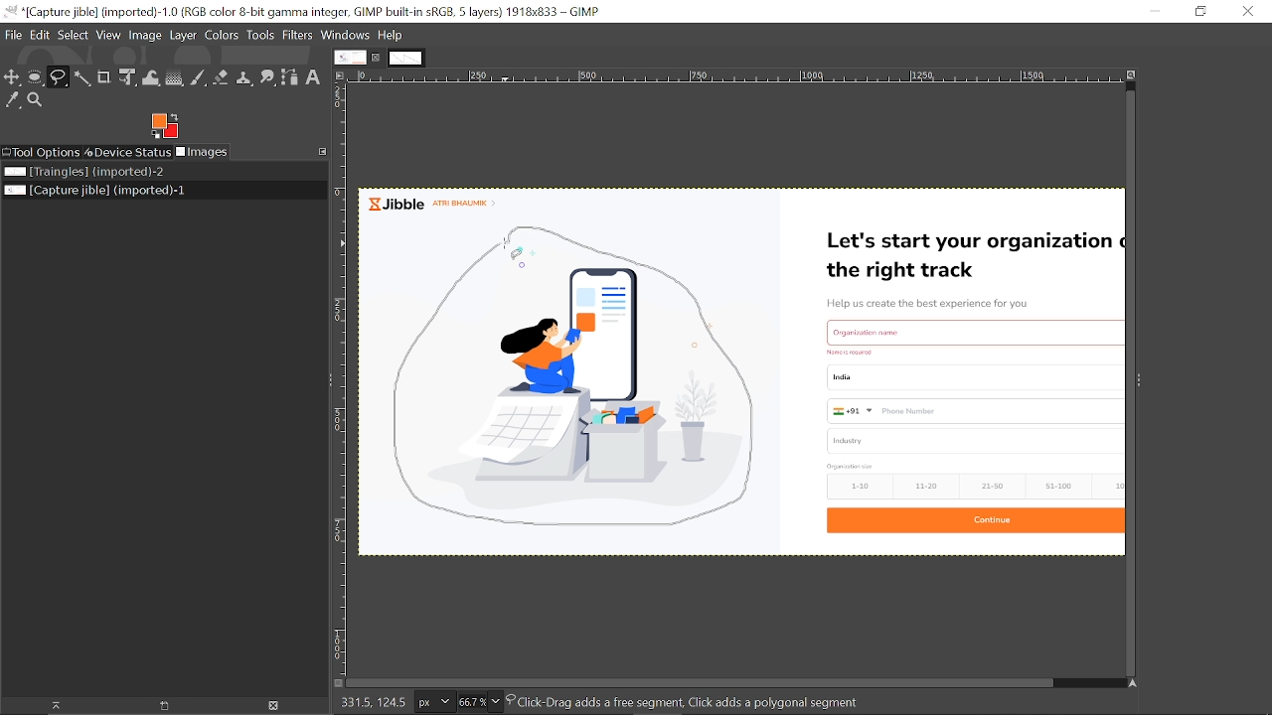  Describe the element at coordinates (222, 38) in the screenshot. I see `Colors` at that location.